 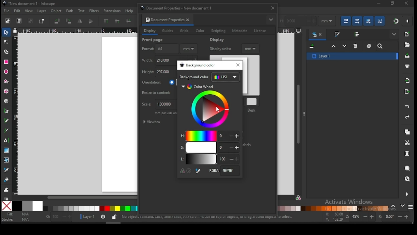 I want to click on restore, so click(x=407, y=3).